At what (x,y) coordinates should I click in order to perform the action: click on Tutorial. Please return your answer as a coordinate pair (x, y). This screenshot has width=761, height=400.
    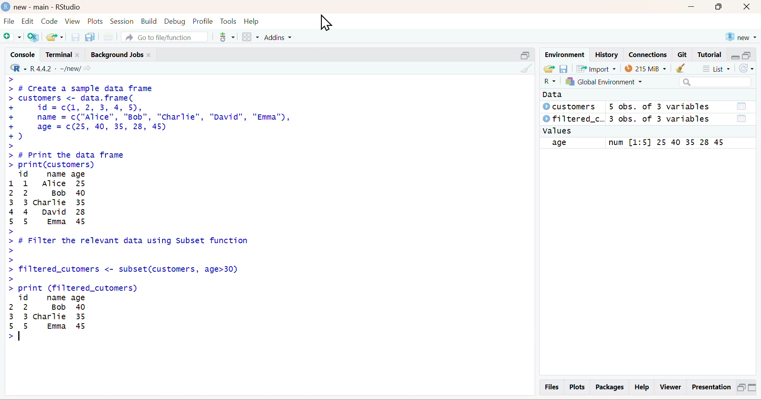
    Looking at the image, I should click on (711, 55).